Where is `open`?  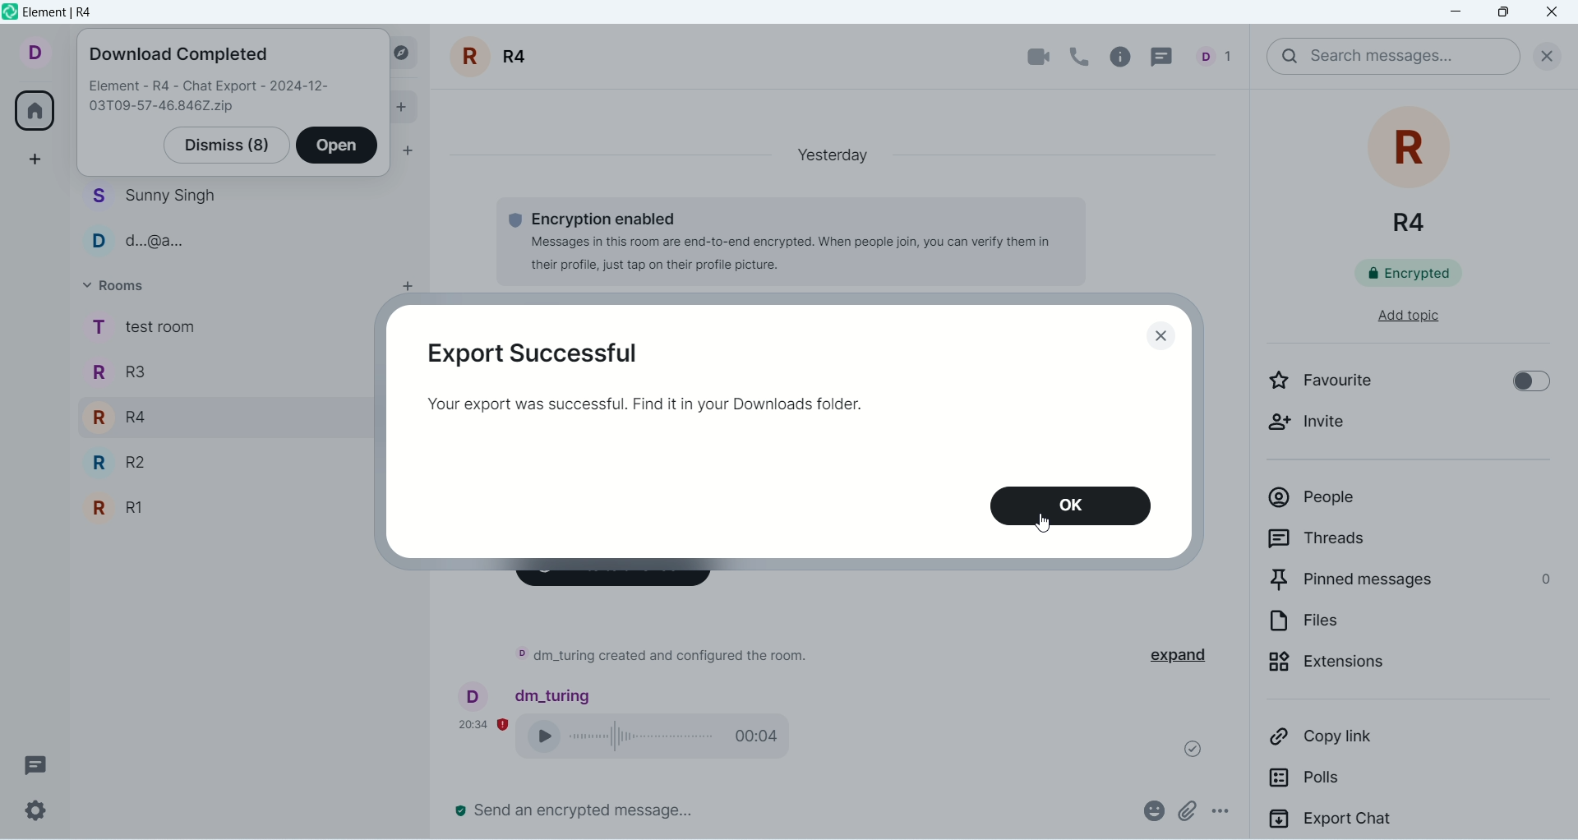 open is located at coordinates (338, 146).